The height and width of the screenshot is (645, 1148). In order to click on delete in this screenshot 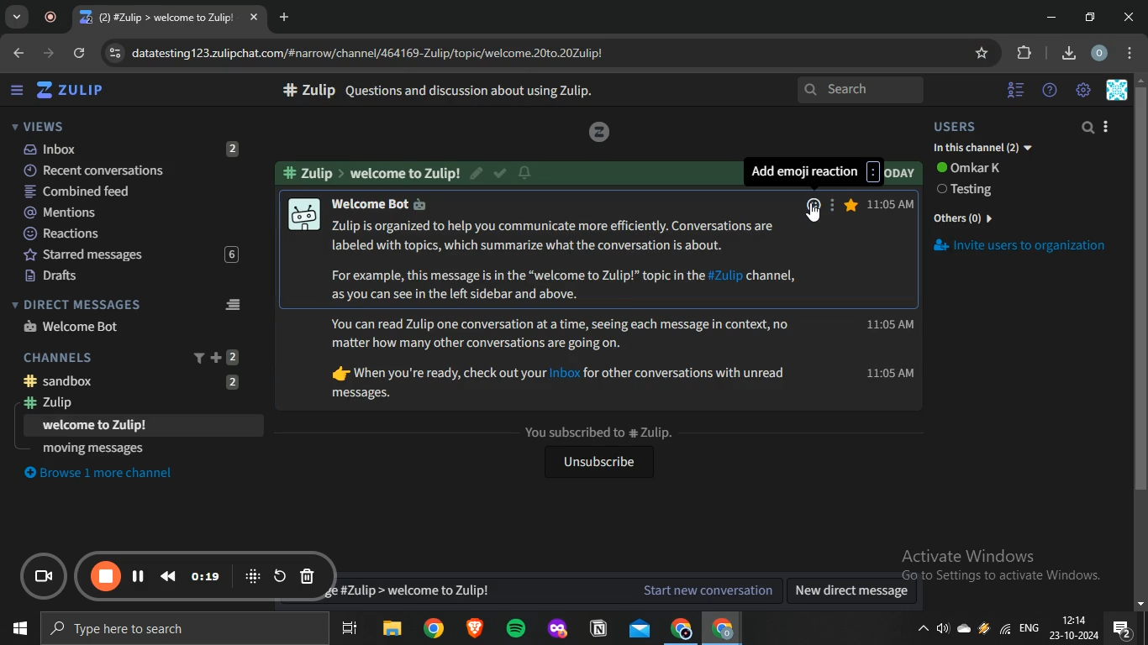, I will do `click(308, 578)`.